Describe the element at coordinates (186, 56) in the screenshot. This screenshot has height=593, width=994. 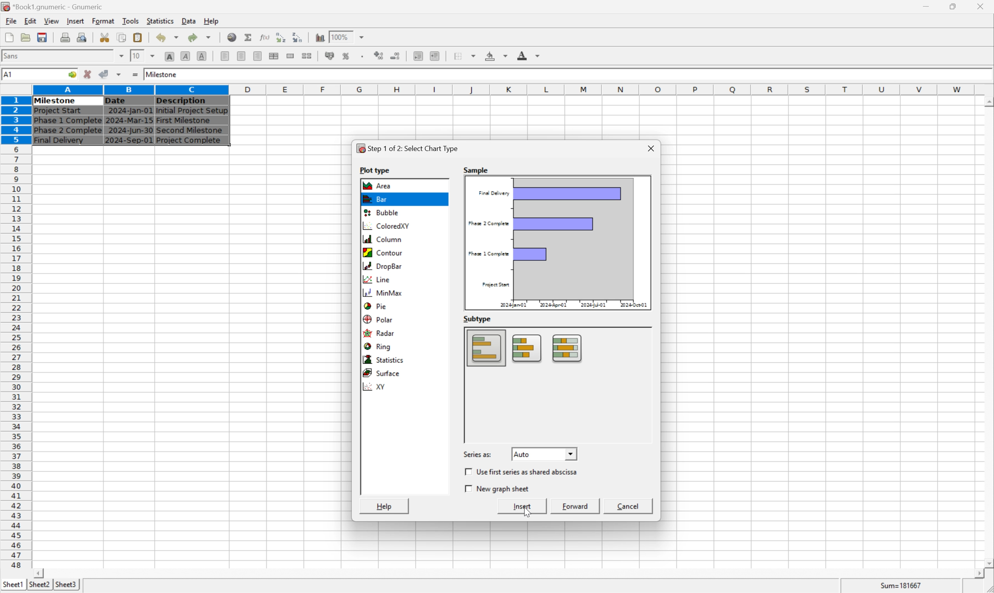
I see `italic` at that location.